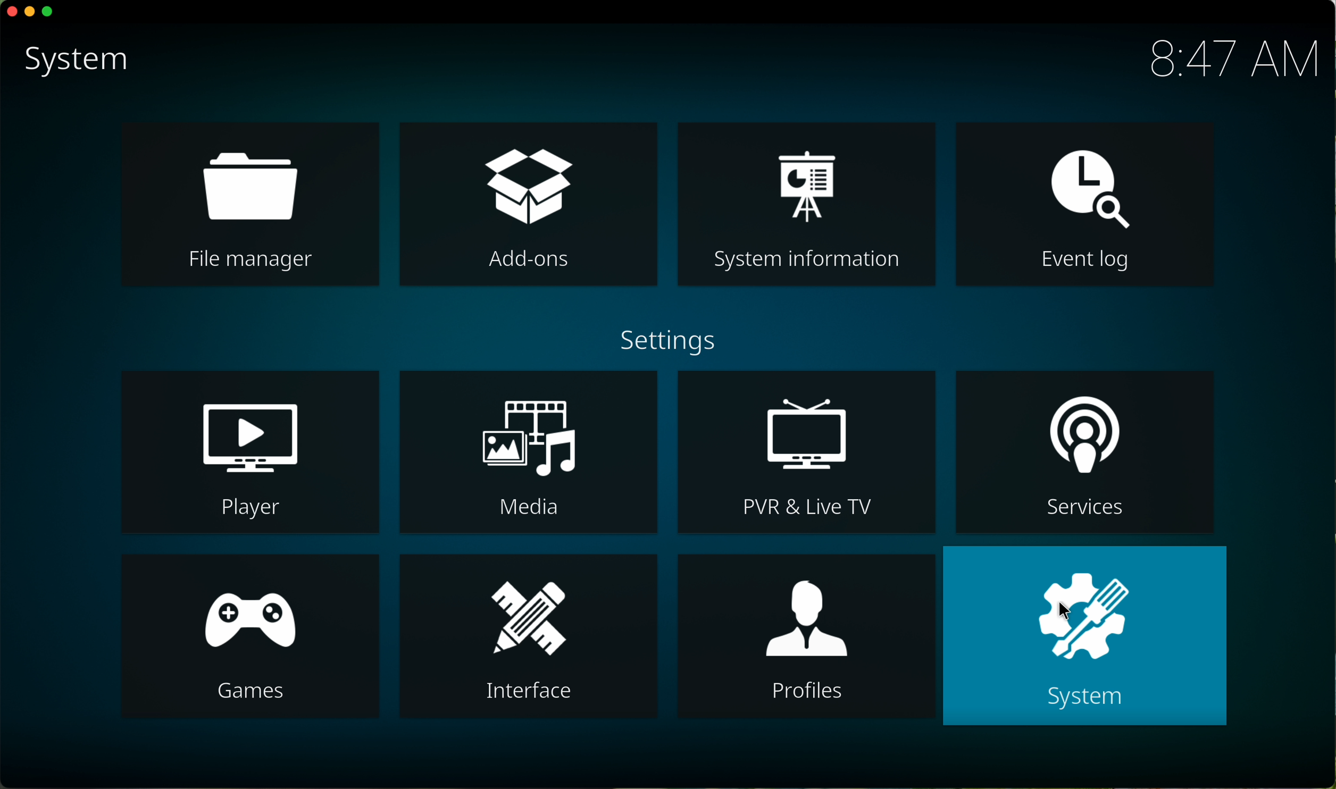 The width and height of the screenshot is (1336, 789). What do you see at coordinates (808, 204) in the screenshot?
I see `system information` at bounding box center [808, 204].